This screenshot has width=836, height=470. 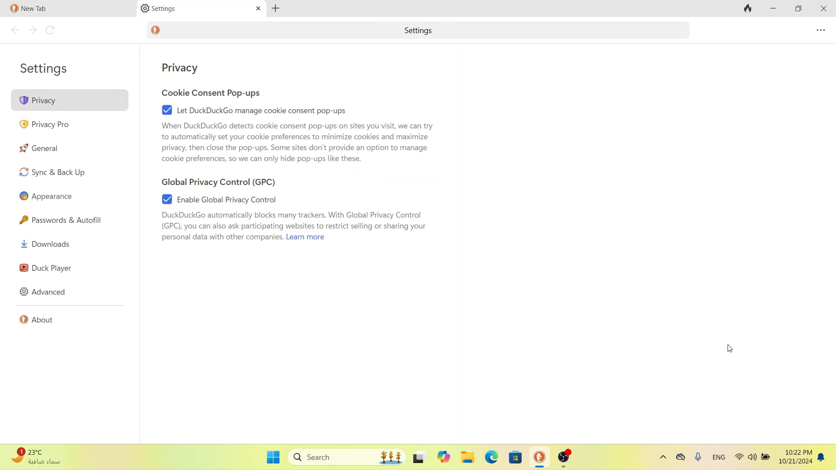 I want to click on general, so click(x=51, y=148).